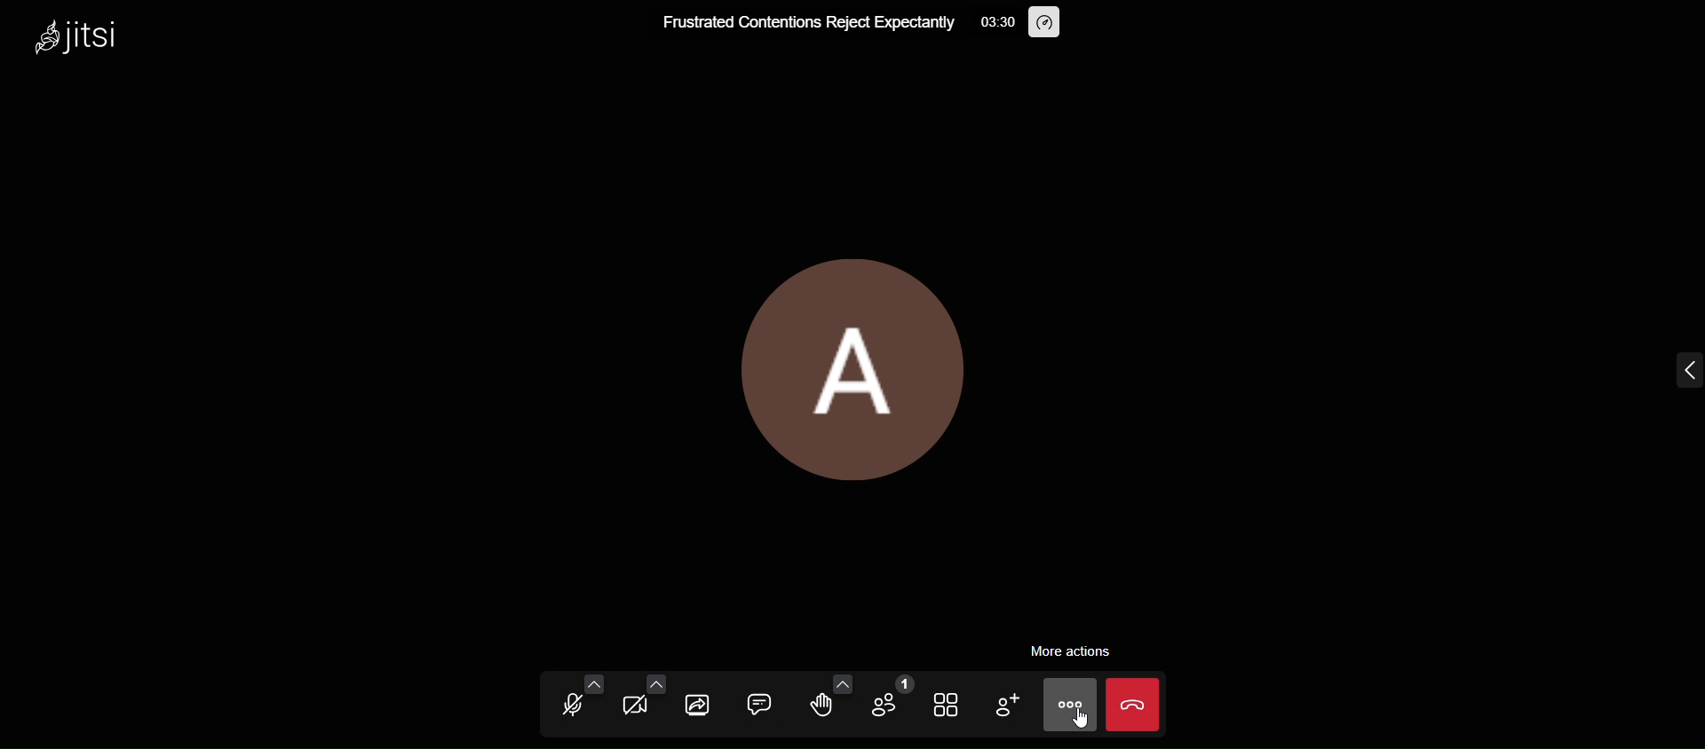 This screenshot has width=1705, height=749. What do you see at coordinates (806, 28) in the screenshot?
I see `Frustrated Contentions Reject Expectantly` at bounding box center [806, 28].